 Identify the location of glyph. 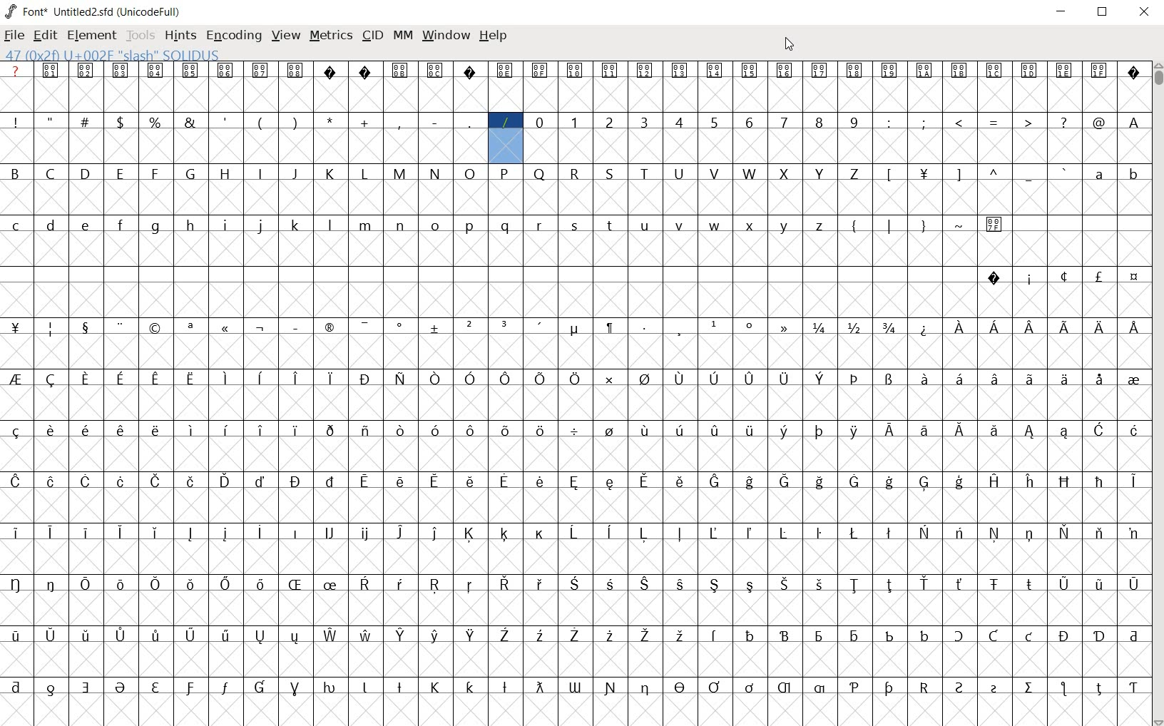
(191, 585).